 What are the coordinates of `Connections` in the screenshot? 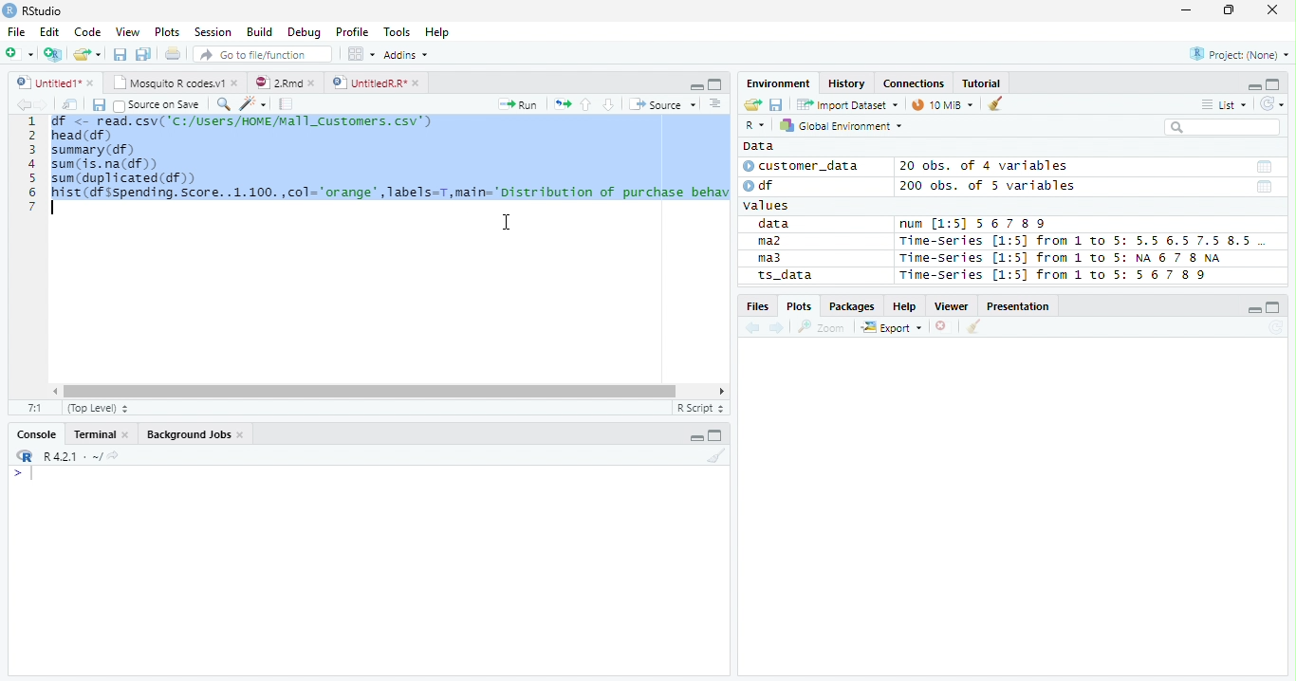 It's located at (914, 83).